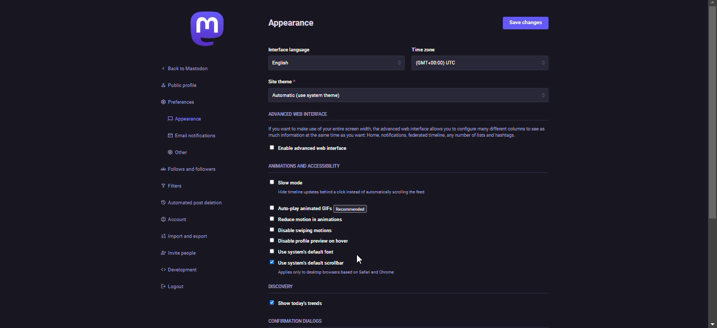  What do you see at coordinates (300, 165) in the screenshot?
I see `accessibility` at bounding box center [300, 165].